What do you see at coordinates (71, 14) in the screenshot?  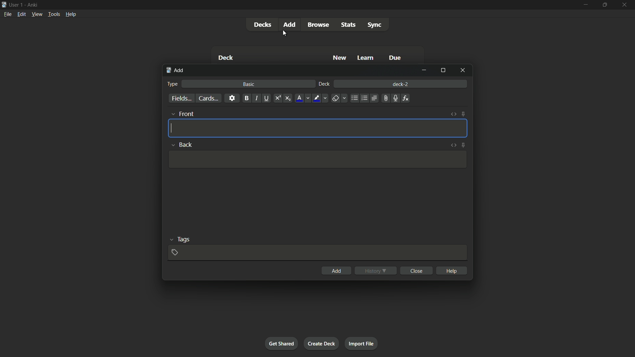 I see `help menu` at bounding box center [71, 14].